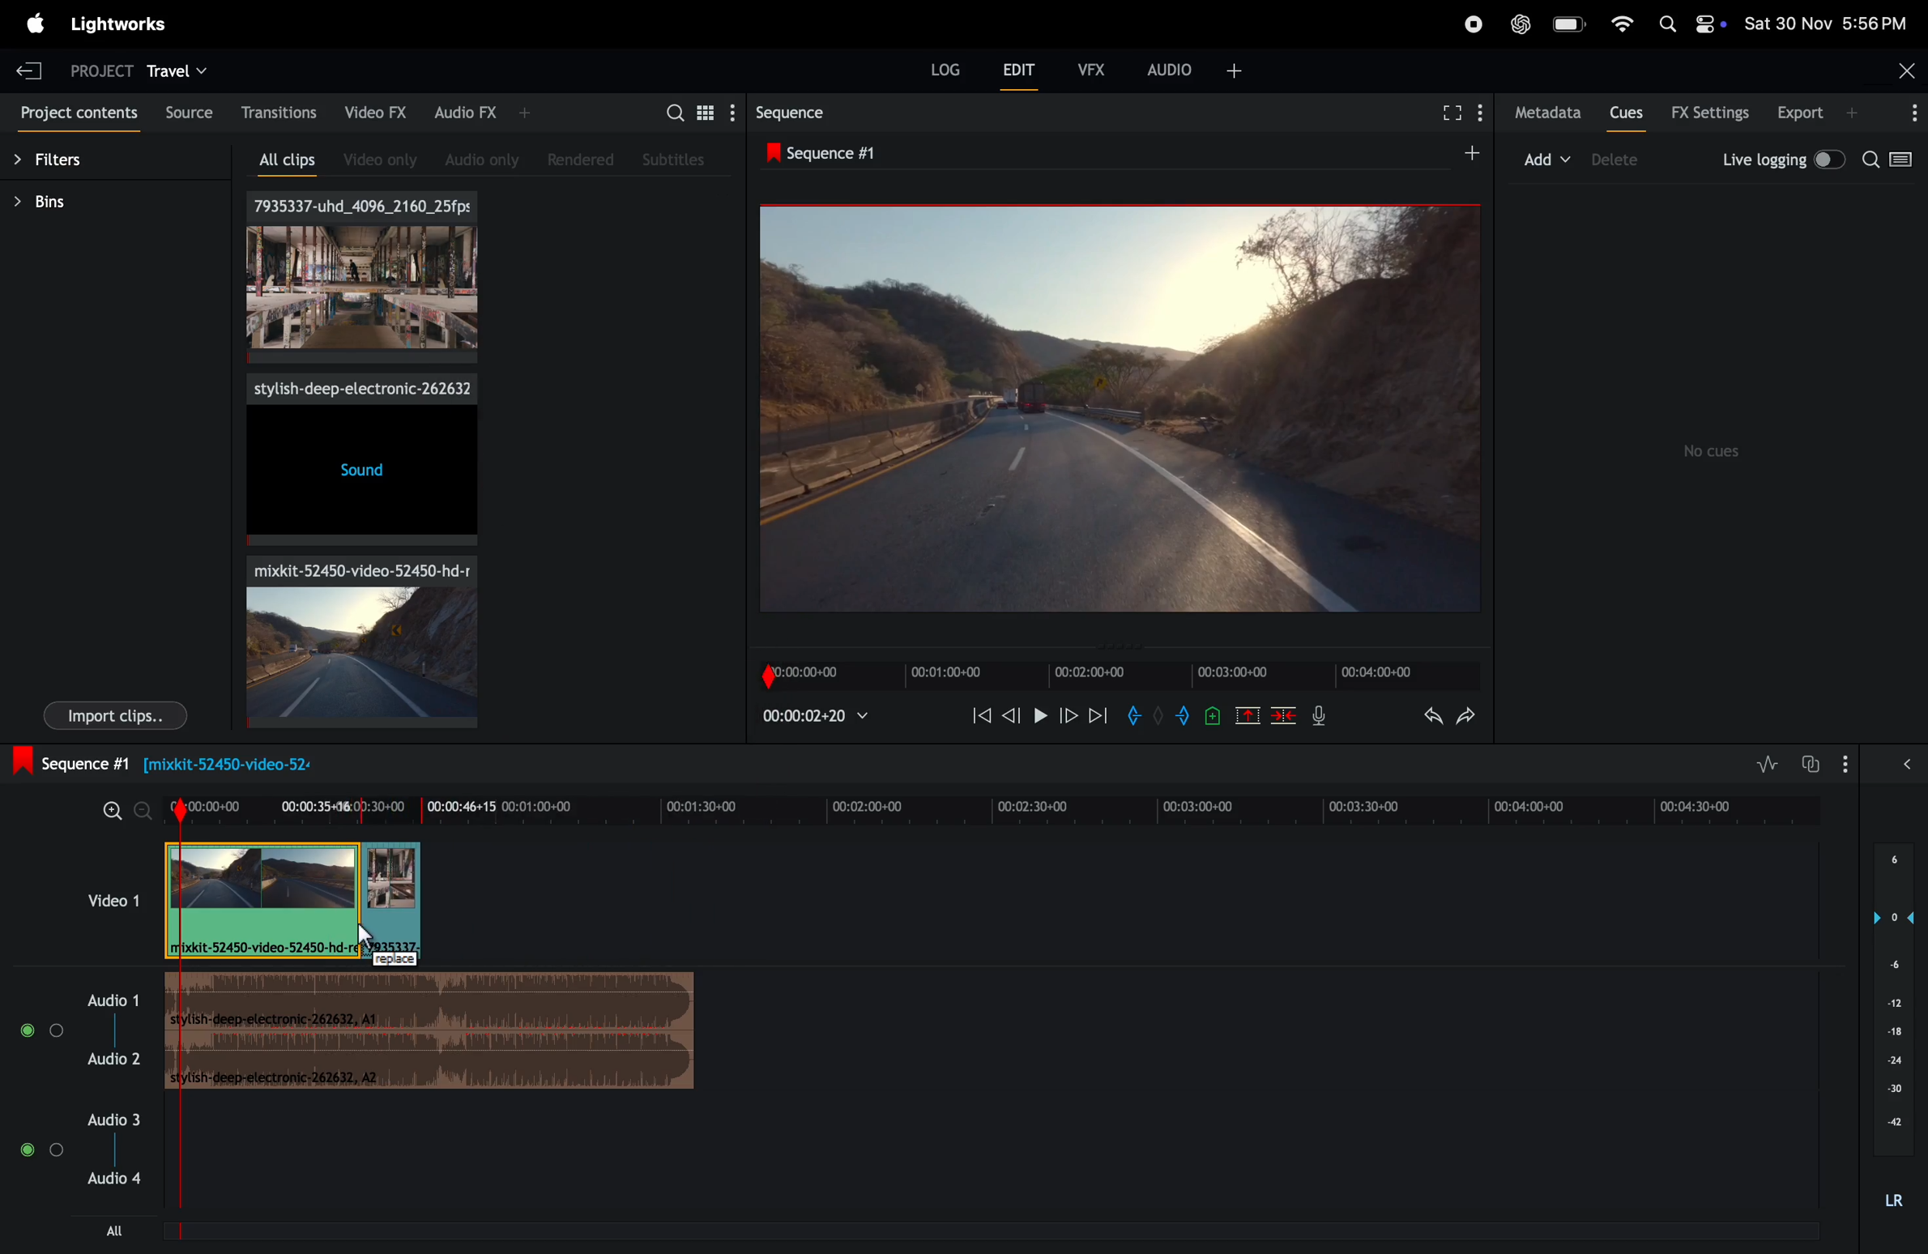 This screenshot has width=1928, height=1254. Describe the element at coordinates (1423, 718) in the screenshot. I see `undo` at that location.